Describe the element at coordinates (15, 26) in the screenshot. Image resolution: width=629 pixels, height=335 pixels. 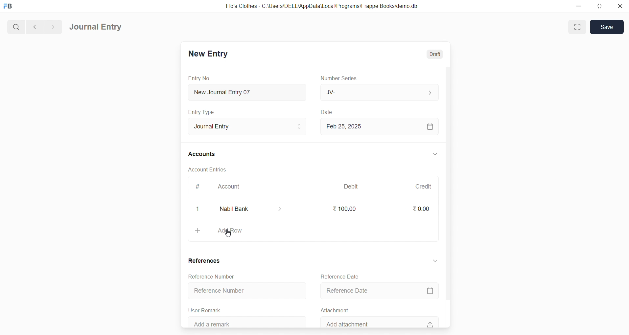
I see `search` at that location.